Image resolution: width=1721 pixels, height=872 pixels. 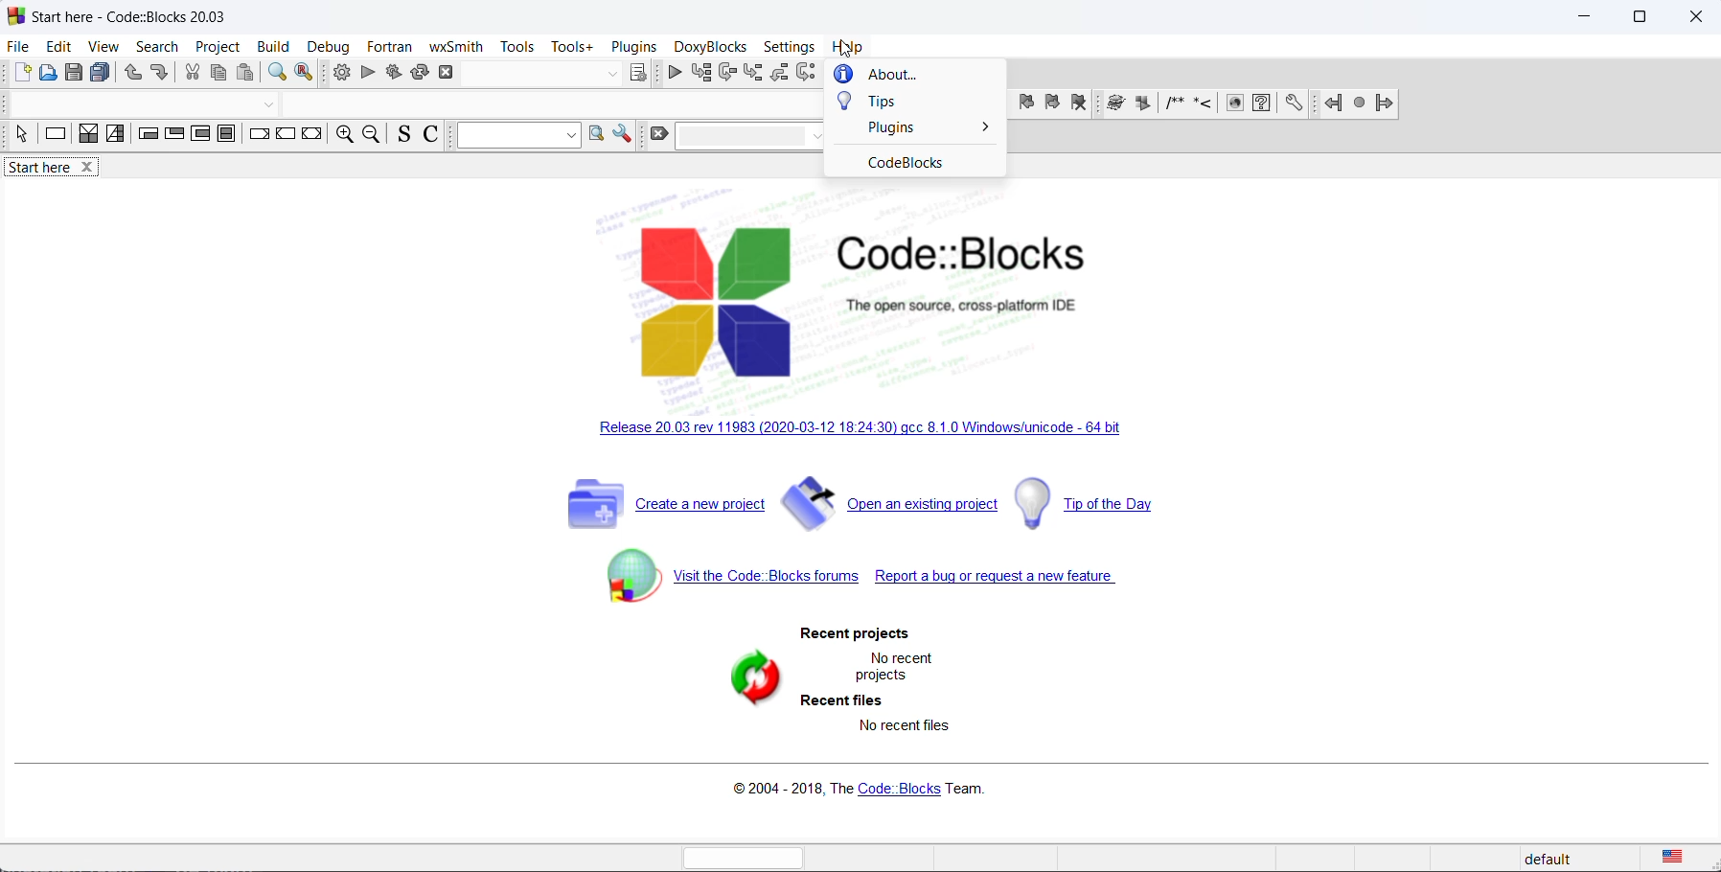 I want to click on decision, so click(x=88, y=135).